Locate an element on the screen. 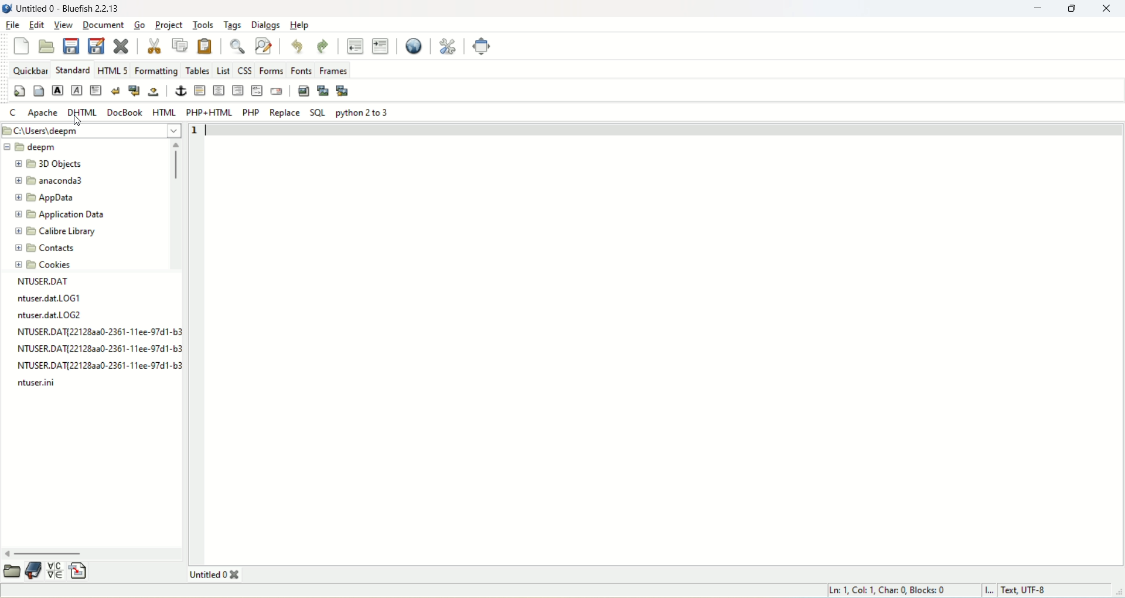 The height and width of the screenshot is (598, 1125). title is located at coordinates (213, 575).